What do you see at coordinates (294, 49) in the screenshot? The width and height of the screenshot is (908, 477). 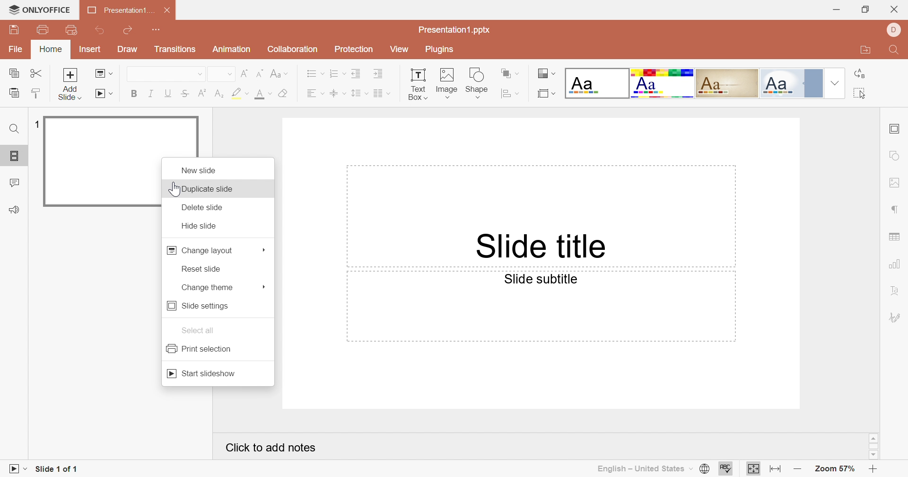 I see `Collaboration` at bounding box center [294, 49].